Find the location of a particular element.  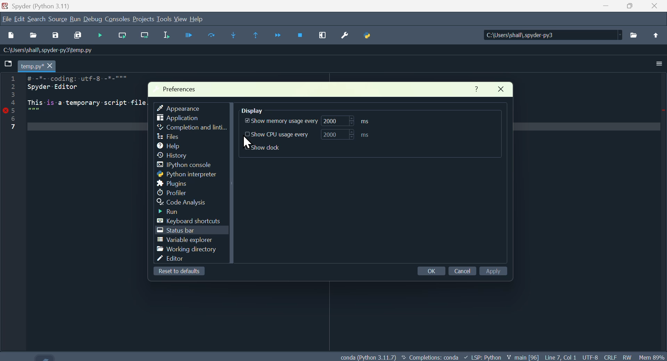

Show memory usage is located at coordinates (304, 122).